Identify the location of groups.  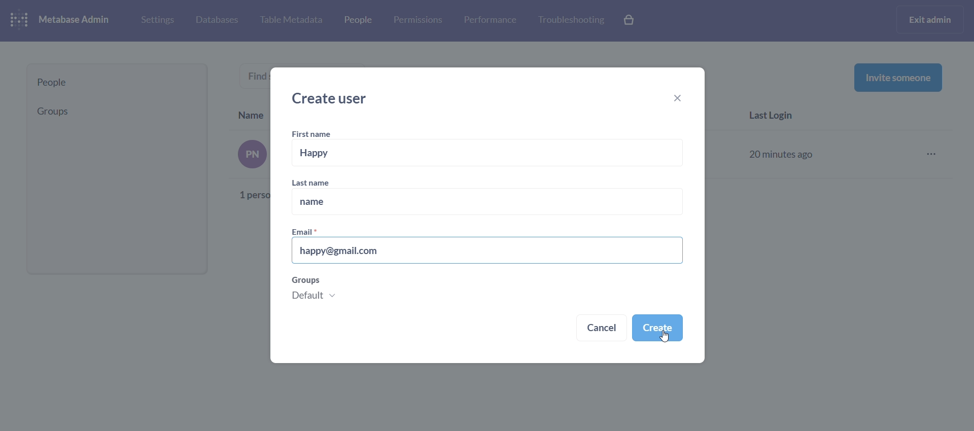
(317, 291).